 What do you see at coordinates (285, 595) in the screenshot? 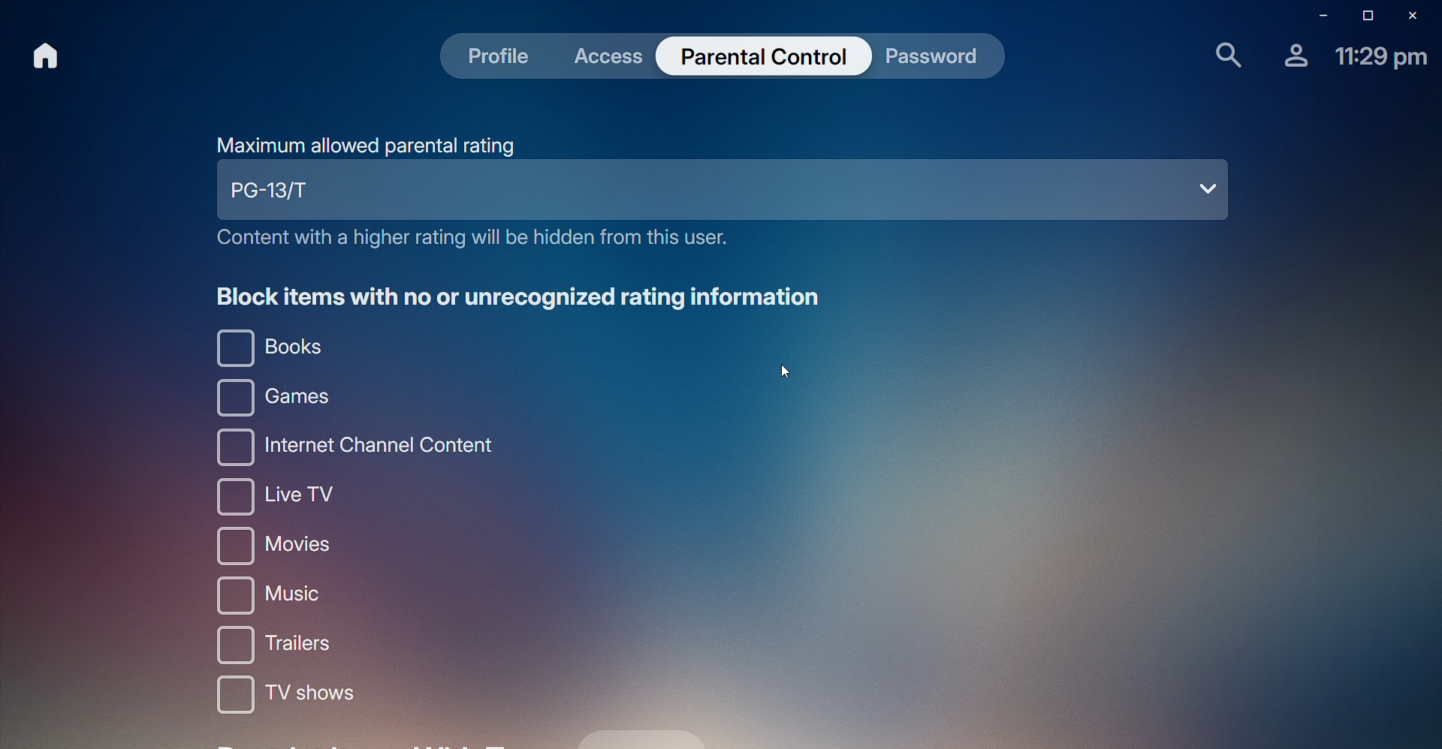
I see `Music` at bounding box center [285, 595].